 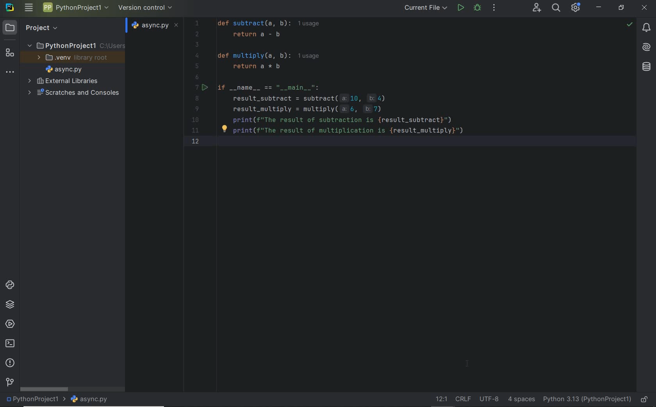 What do you see at coordinates (10, 285) in the screenshot?
I see `python console` at bounding box center [10, 285].